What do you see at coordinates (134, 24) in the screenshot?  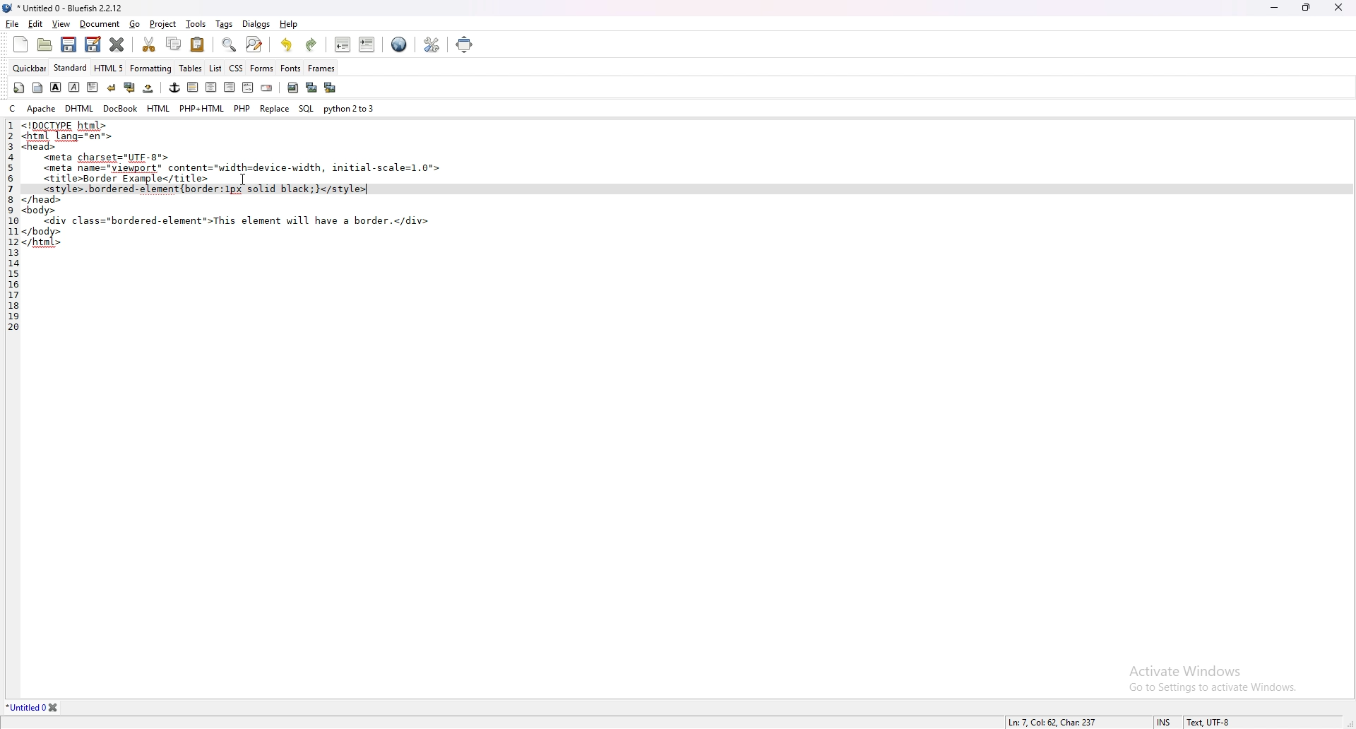 I see `go` at bounding box center [134, 24].